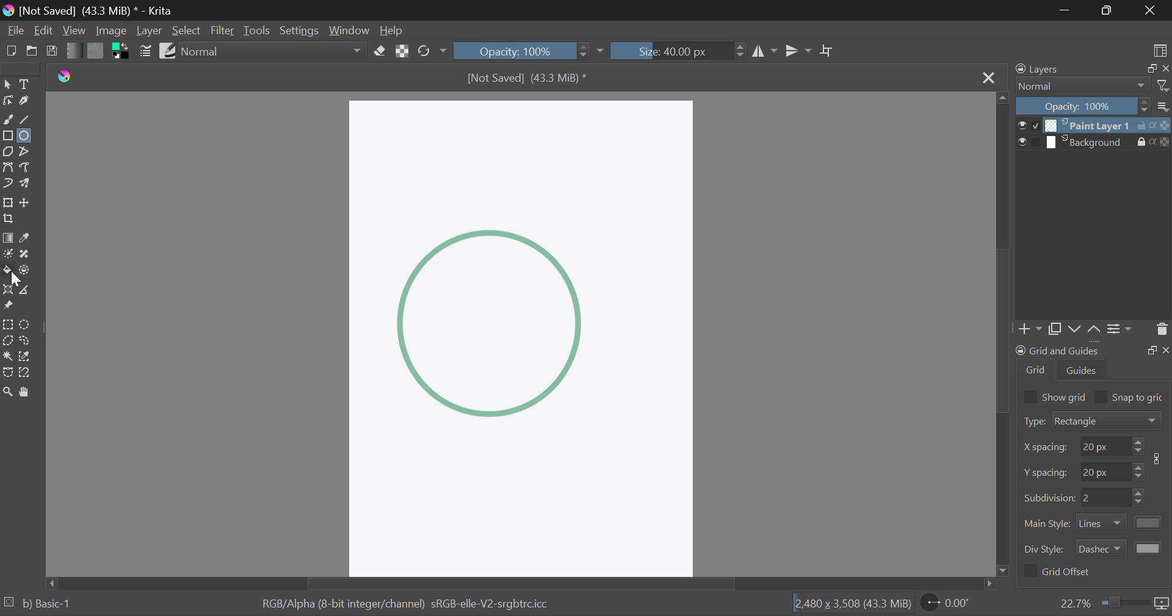 This screenshot has width=1172, height=616. Describe the element at coordinates (677, 50) in the screenshot. I see `Brush Size` at that location.